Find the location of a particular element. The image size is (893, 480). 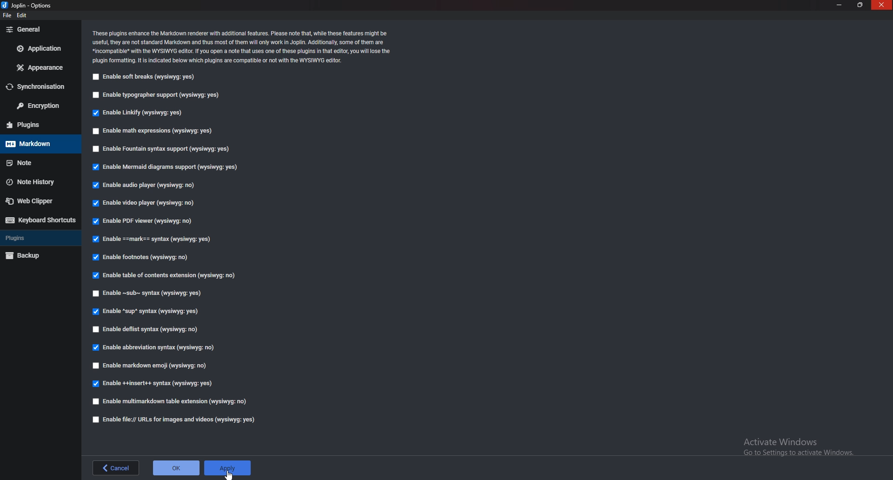

Enable multi markdown table is located at coordinates (169, 401).